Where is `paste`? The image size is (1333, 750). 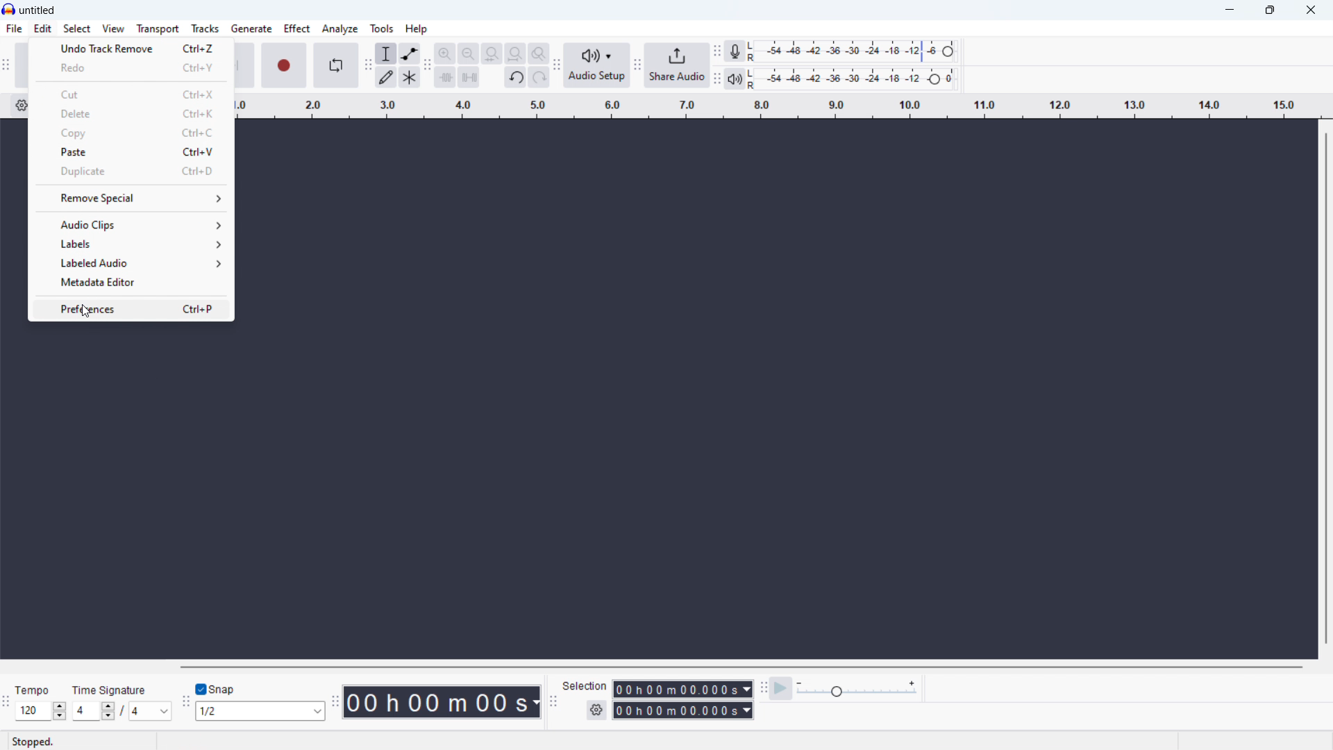 paste is located at coordinates (131, 152).